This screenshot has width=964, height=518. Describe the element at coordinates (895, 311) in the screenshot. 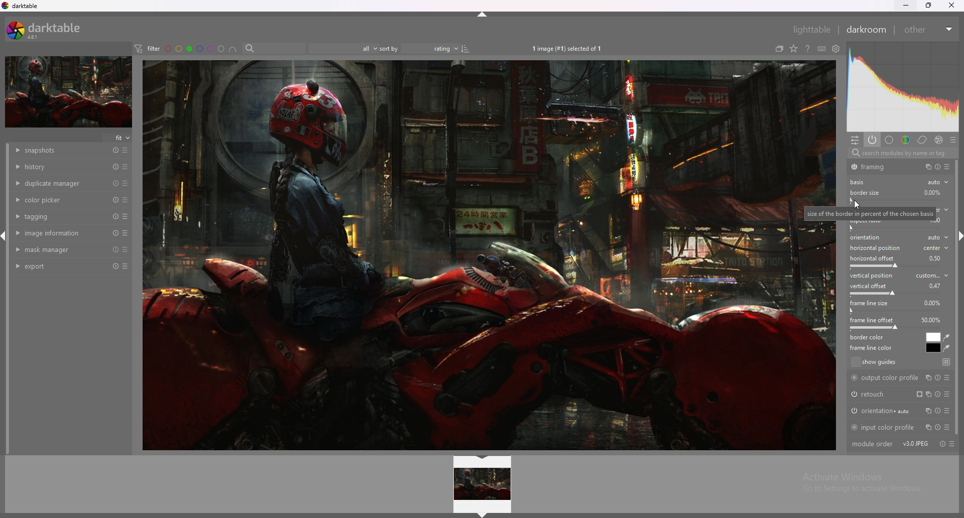

I see `frame line size bar` at that location.